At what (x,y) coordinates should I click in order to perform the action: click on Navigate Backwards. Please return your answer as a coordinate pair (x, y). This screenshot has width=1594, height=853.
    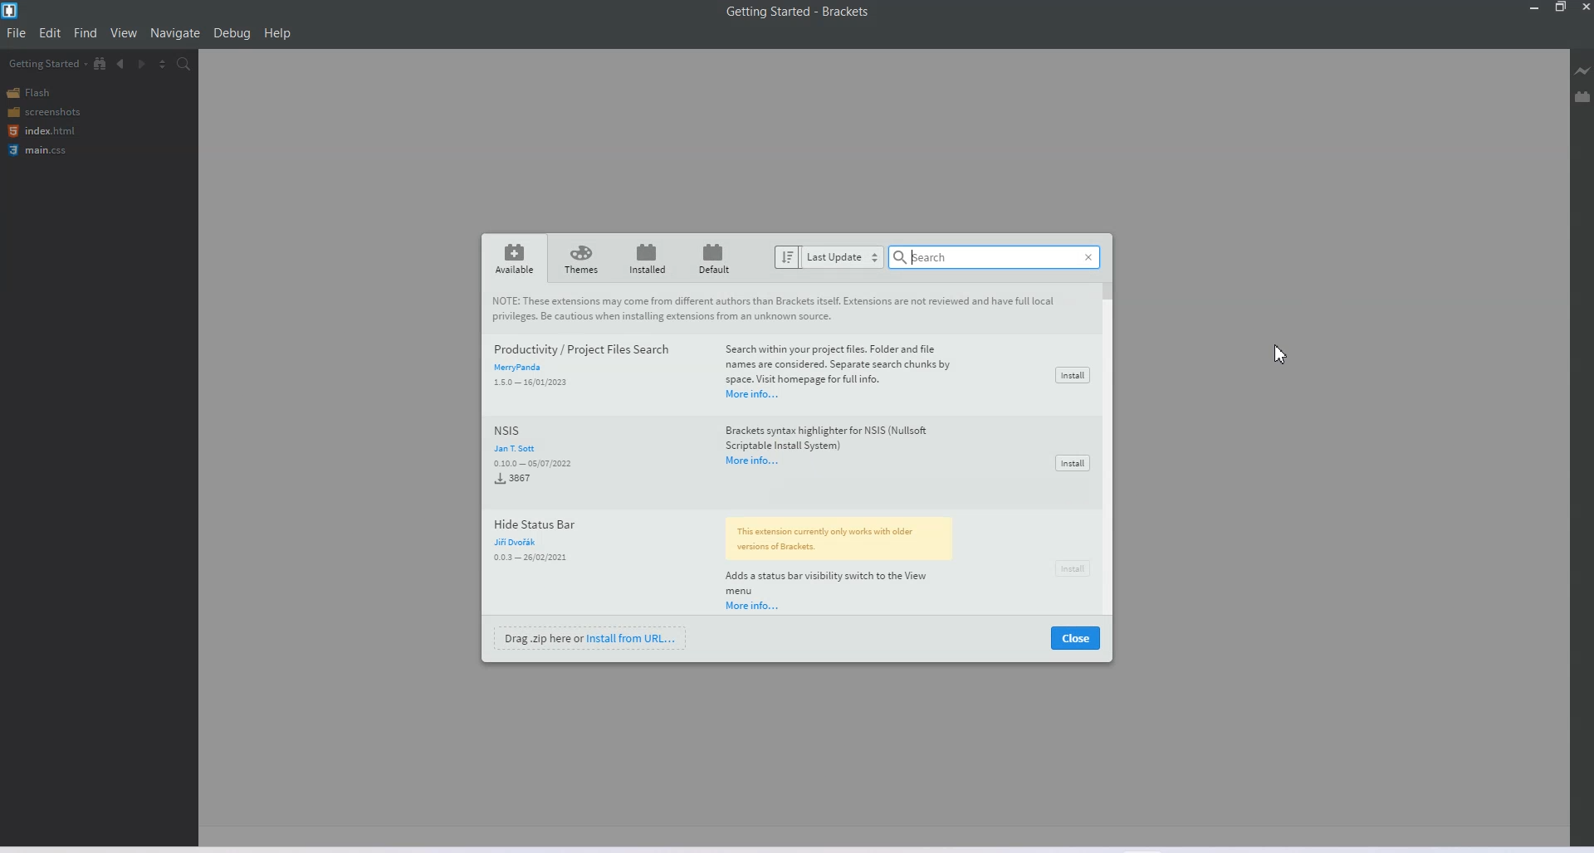
    Looking at the image, I should click on (121, 64).